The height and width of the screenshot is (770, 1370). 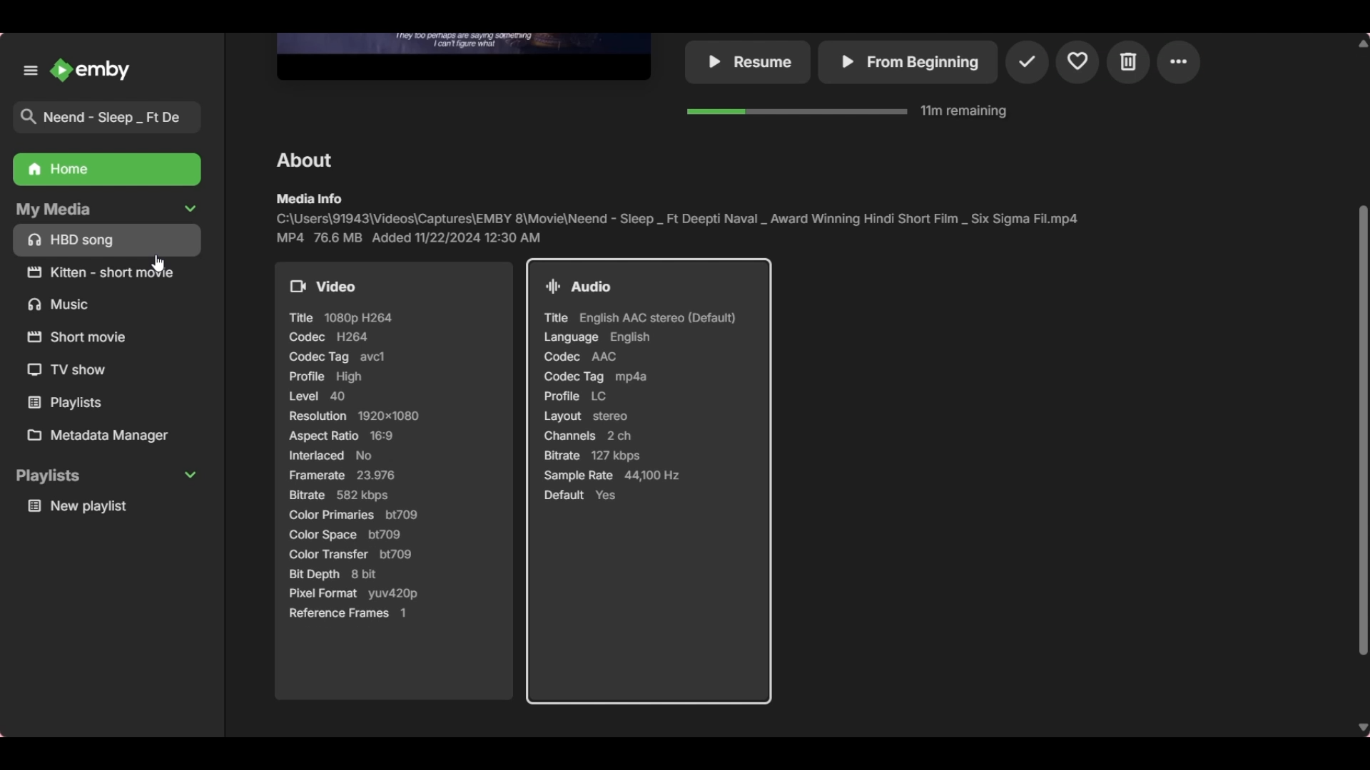 I want to click on , so click(x=649, y=484).